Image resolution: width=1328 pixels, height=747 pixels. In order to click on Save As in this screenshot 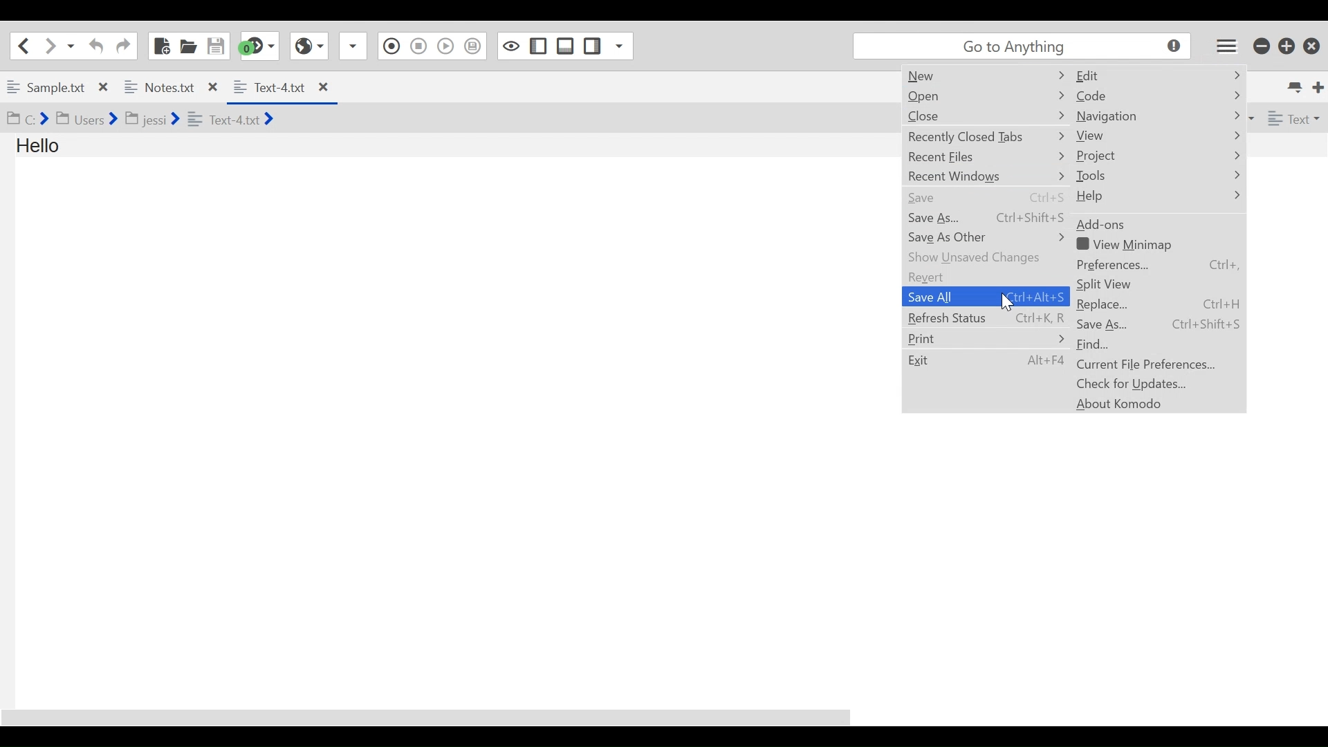, I will do `click(985, 217)`.